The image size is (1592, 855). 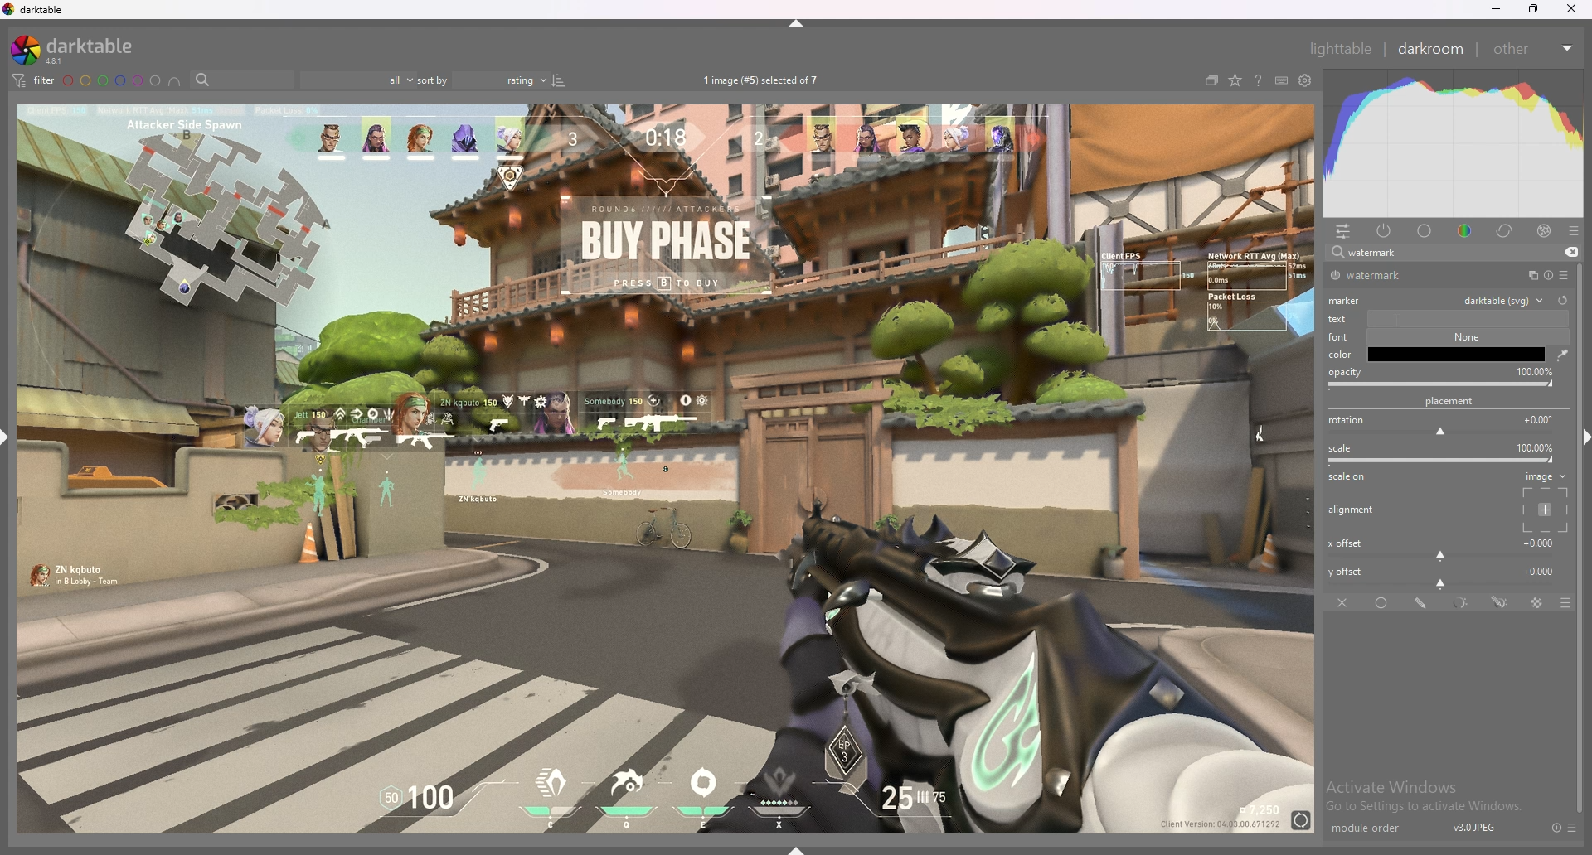 What do you see at coordinates (1444, 425) in the screenshot?
I see `rotation` at bounding box center [1444, 425].